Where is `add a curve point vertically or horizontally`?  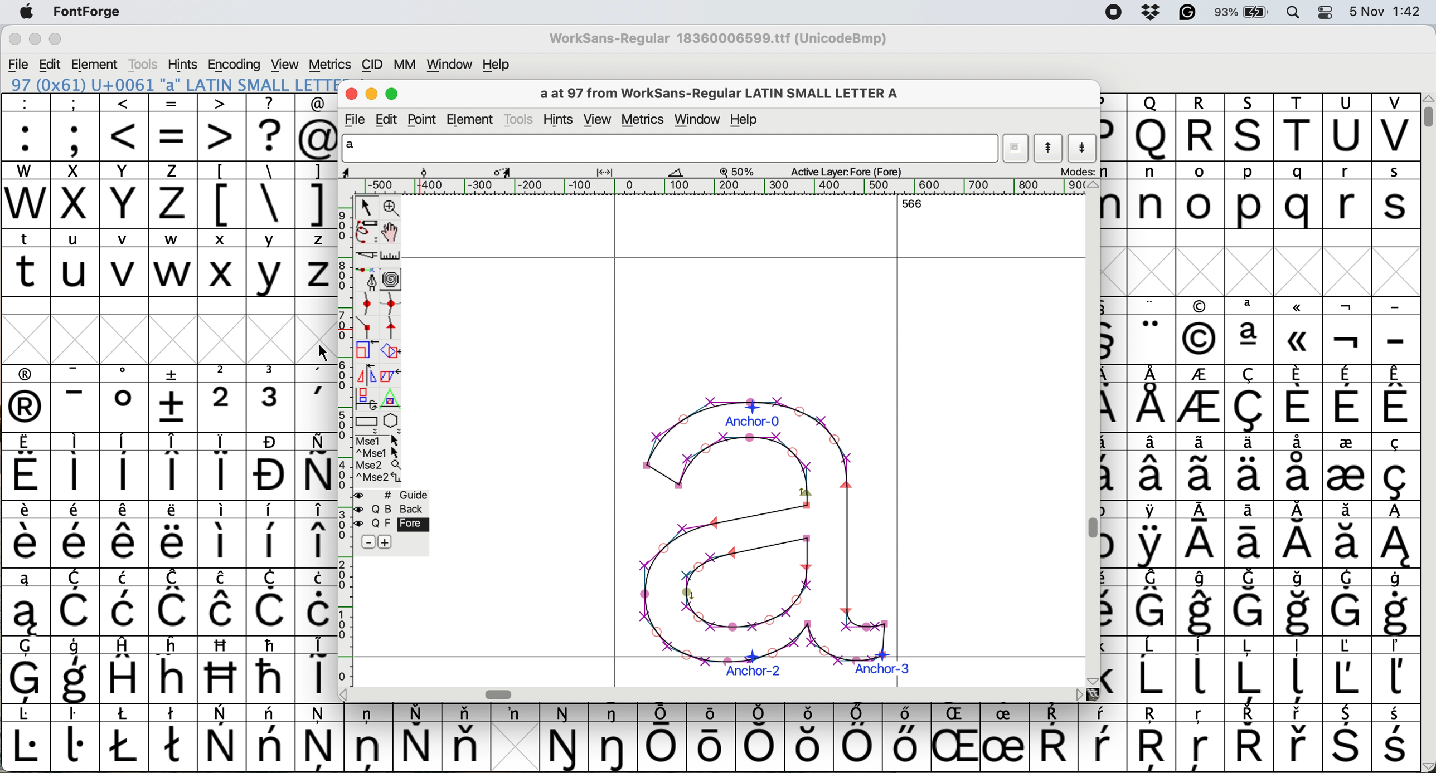 add a curve point vertically or horizontally is located at coordinates (389, 302).